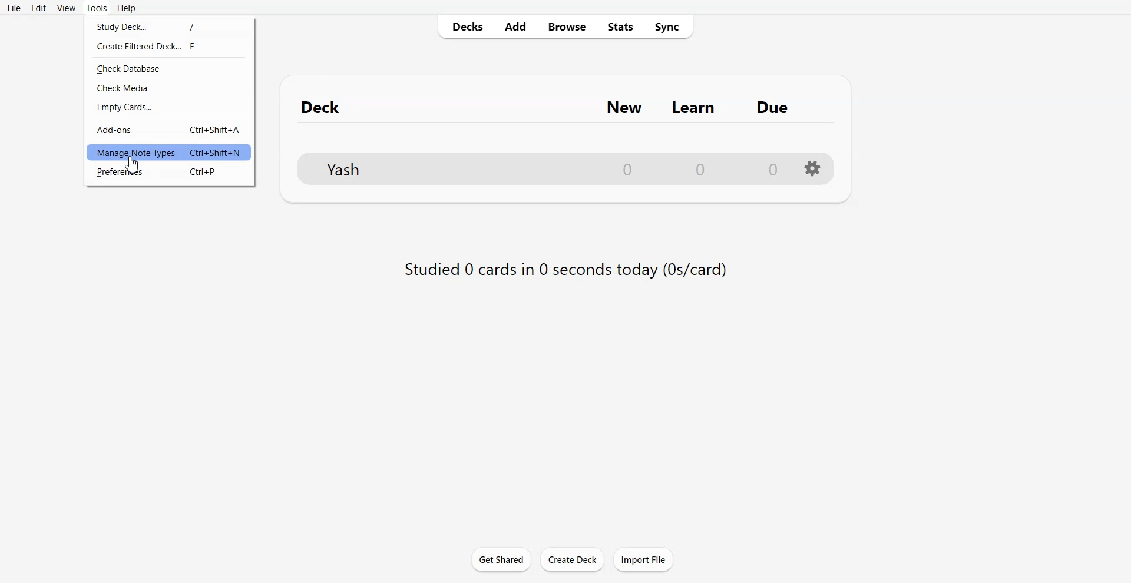 The width and height of the screenshot is (1131, 583). I want to click on New, so click(624, 107).